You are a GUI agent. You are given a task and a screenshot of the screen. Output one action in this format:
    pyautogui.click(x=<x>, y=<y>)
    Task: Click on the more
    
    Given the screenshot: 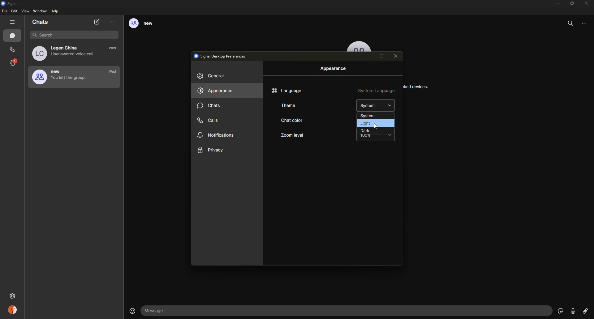 What is the action you would take?
    pyautogui.click(x=112, y=22)
    